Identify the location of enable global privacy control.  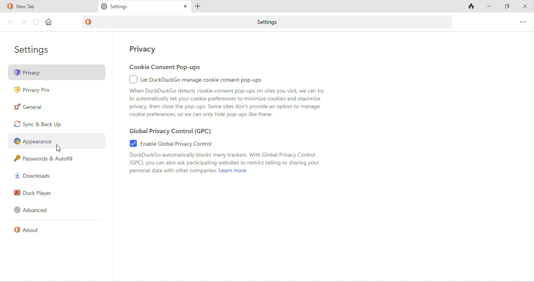
(188, 143).